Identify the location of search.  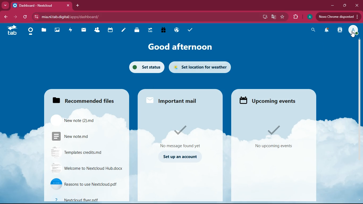
(312, 30).